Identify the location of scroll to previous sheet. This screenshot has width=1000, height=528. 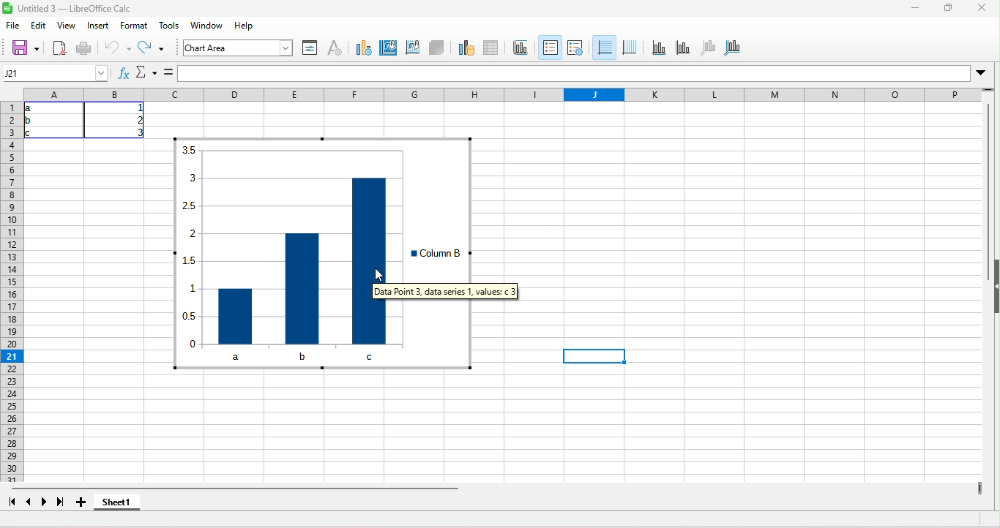
(30, 502).